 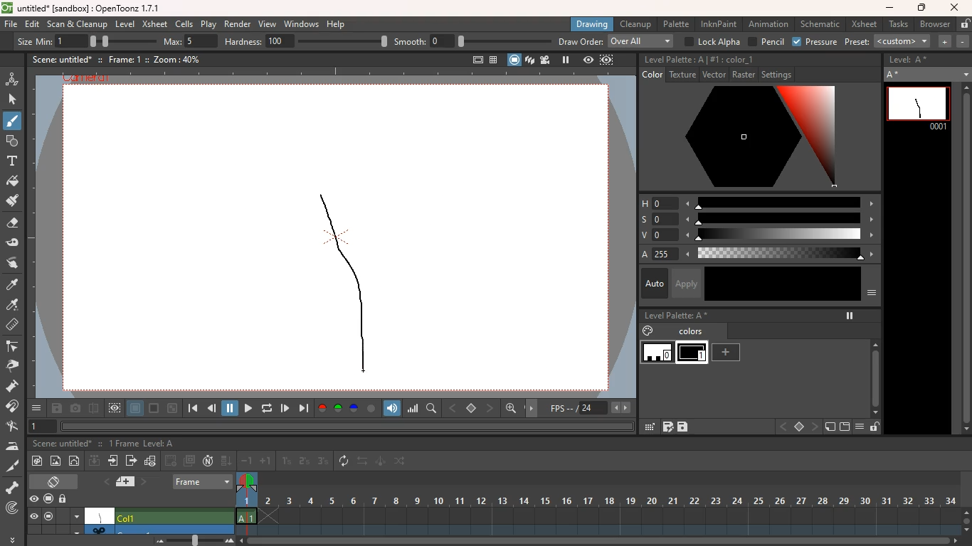 I want to click on stop, so click(x=798, y=427).